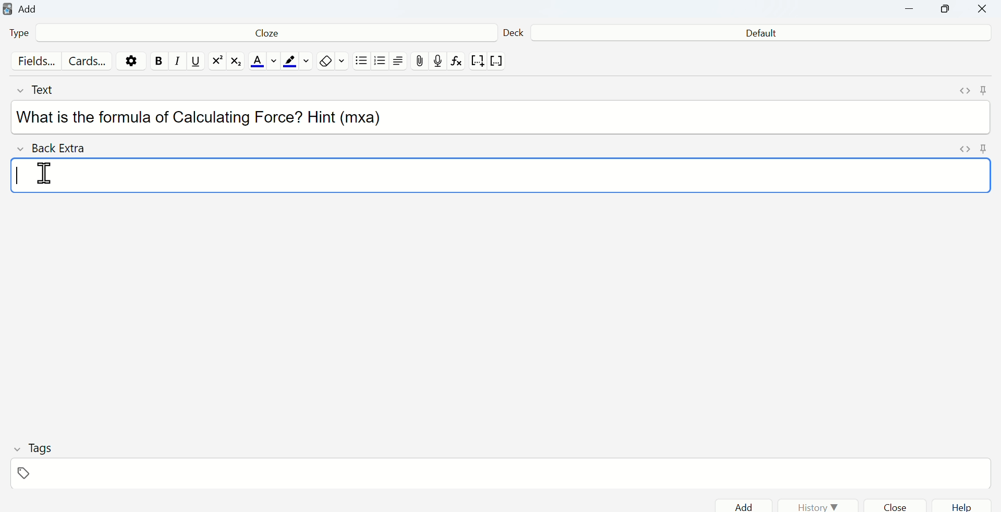 Image resolution: width=1001 pixels, height=512 pixels. I want to click on Cloze, so click(263, 35).